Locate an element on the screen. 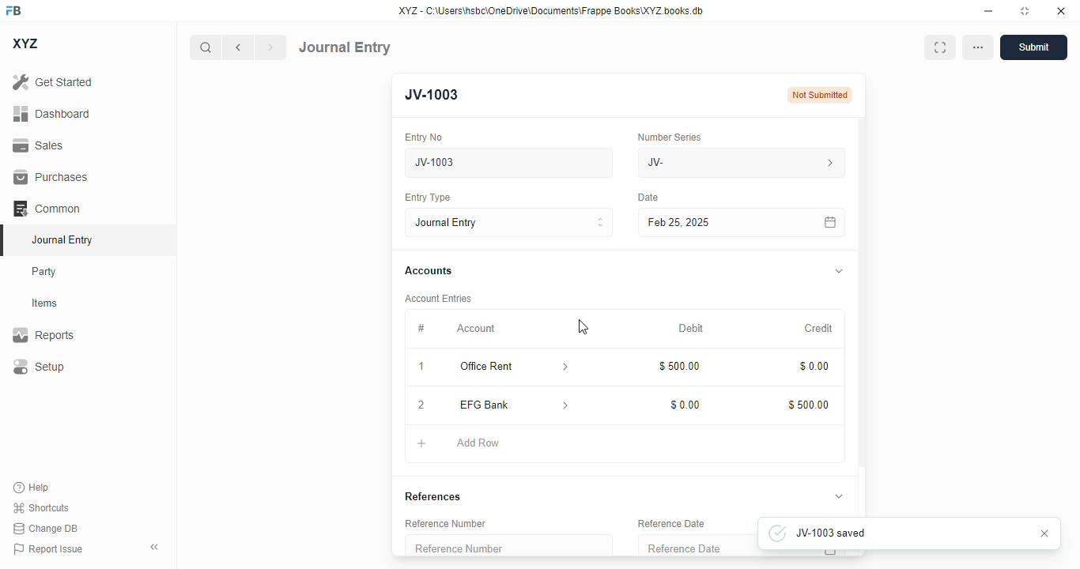 Image resolution: width=1080 pixels, height=569 pixels. office rent is located at coordinates (499, 367).